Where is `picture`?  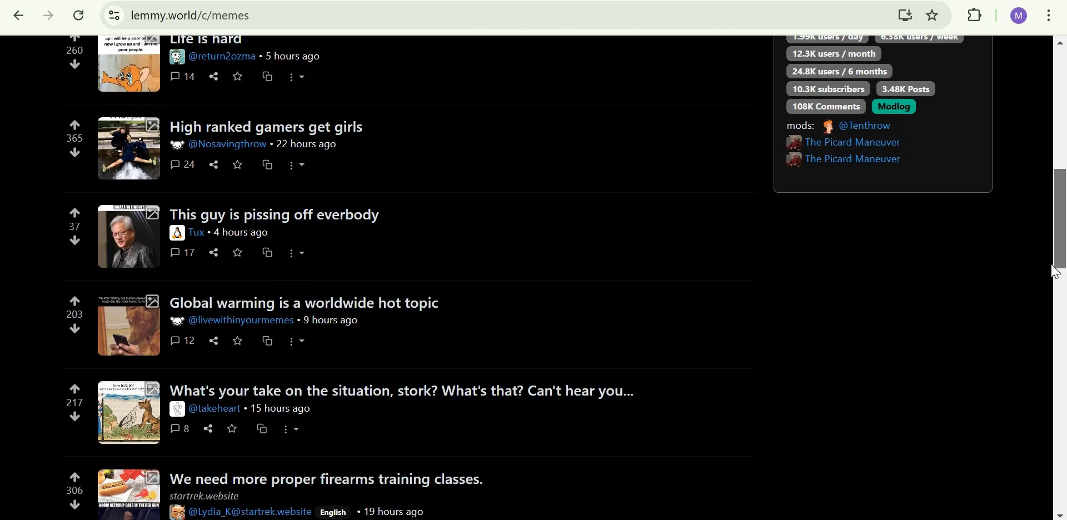 picture is located at coordinates (177, 57).